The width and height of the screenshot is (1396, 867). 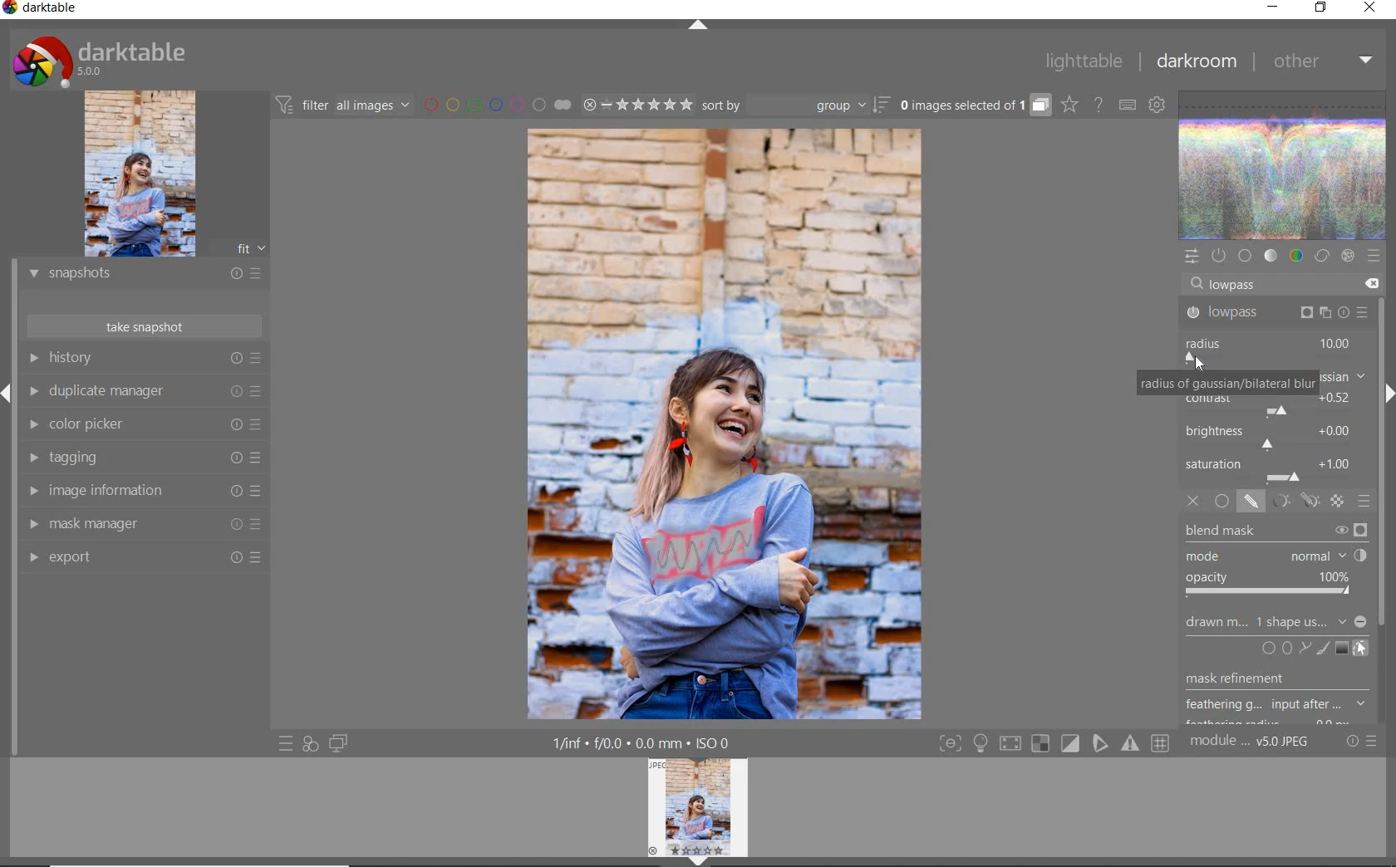 What do you see at coordinates (150, 359) in the screenshot?
I see `history` at bounding box center [150, 359].